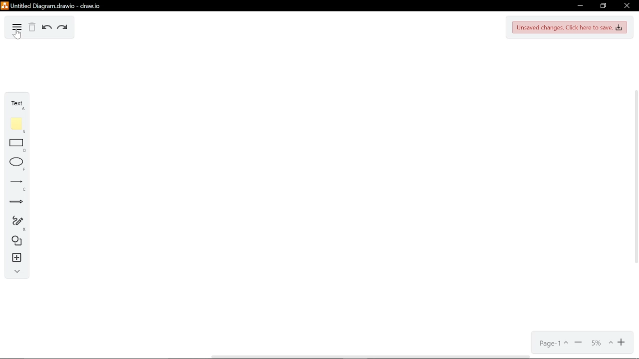  I want to click on  zoom options, so click(598, 341).